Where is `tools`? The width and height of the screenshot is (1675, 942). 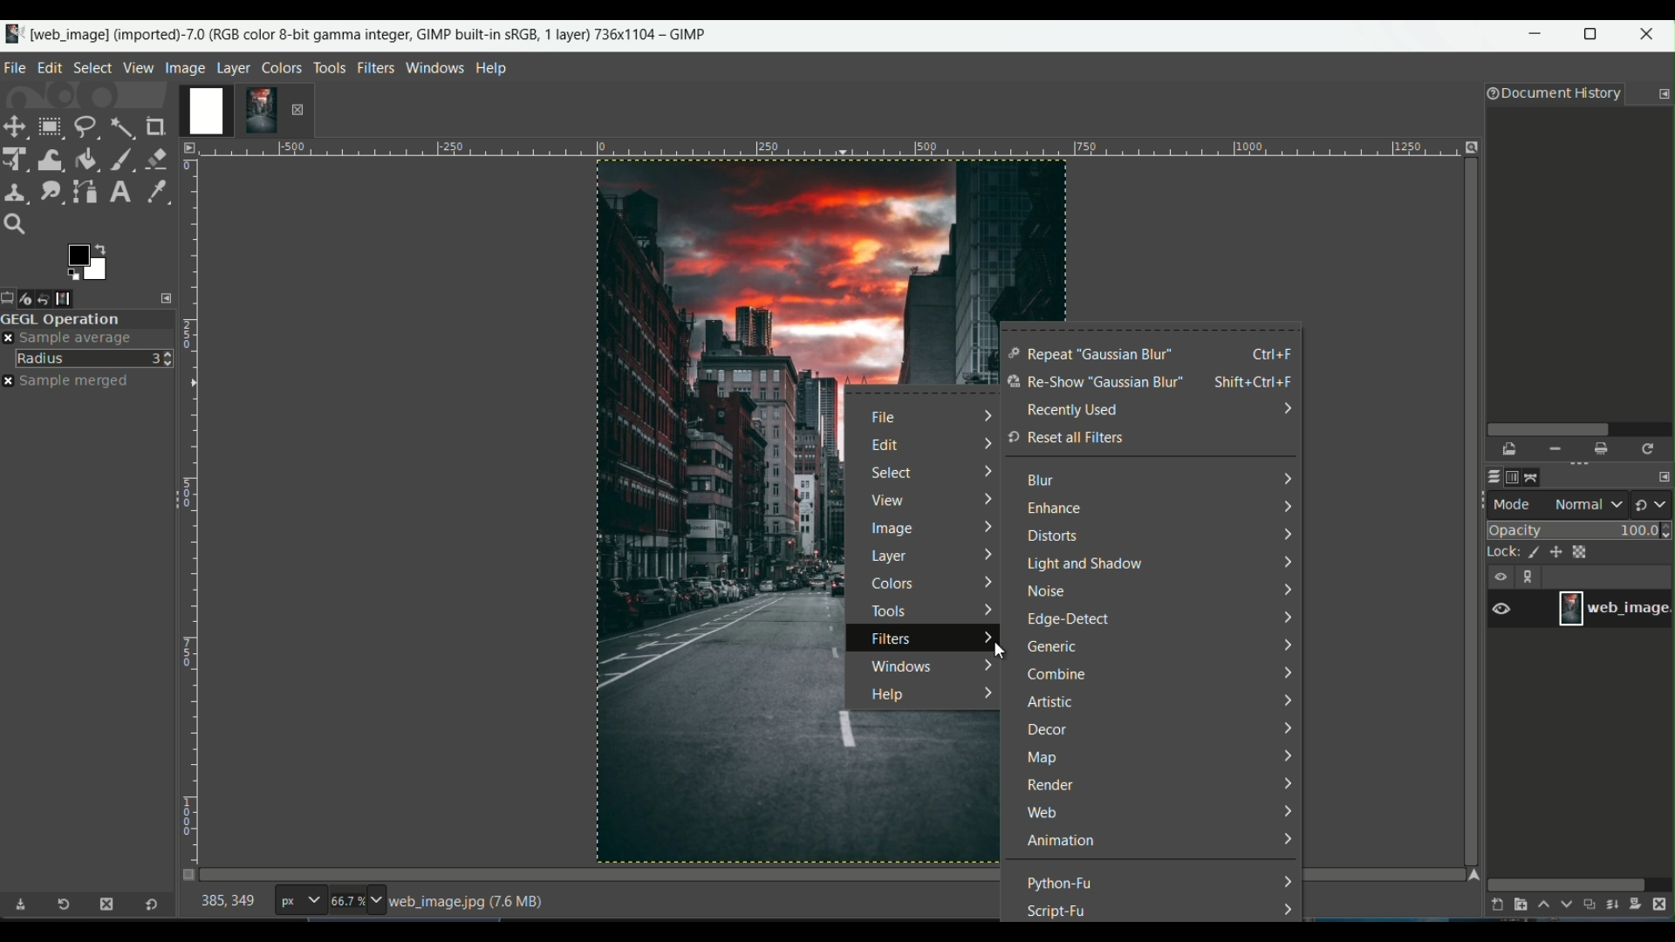
tools is located at coordinates (887, 611).